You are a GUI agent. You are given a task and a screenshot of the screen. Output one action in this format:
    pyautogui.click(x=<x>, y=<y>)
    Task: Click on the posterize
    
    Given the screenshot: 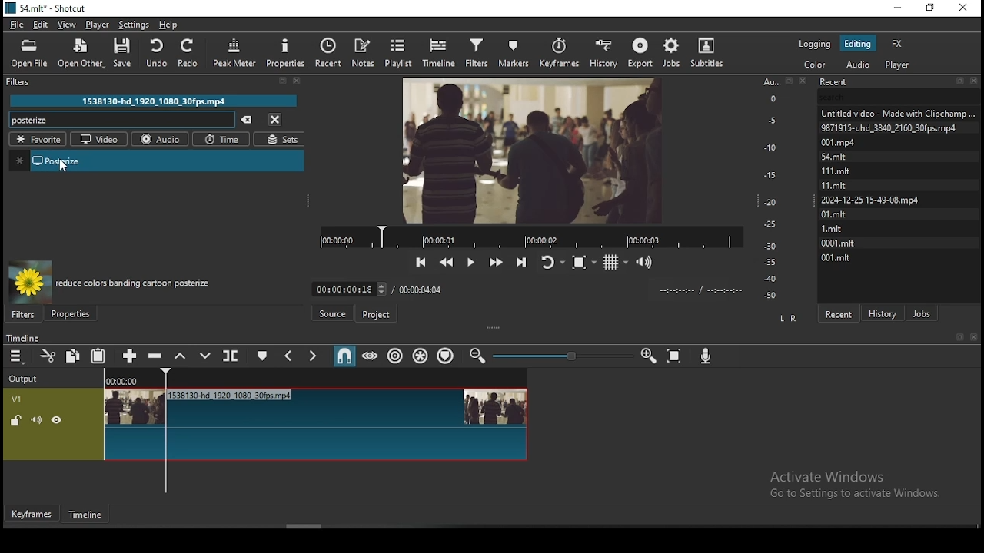 What is the action you would take?
    pyautogui.click(x=122, y=119)
    